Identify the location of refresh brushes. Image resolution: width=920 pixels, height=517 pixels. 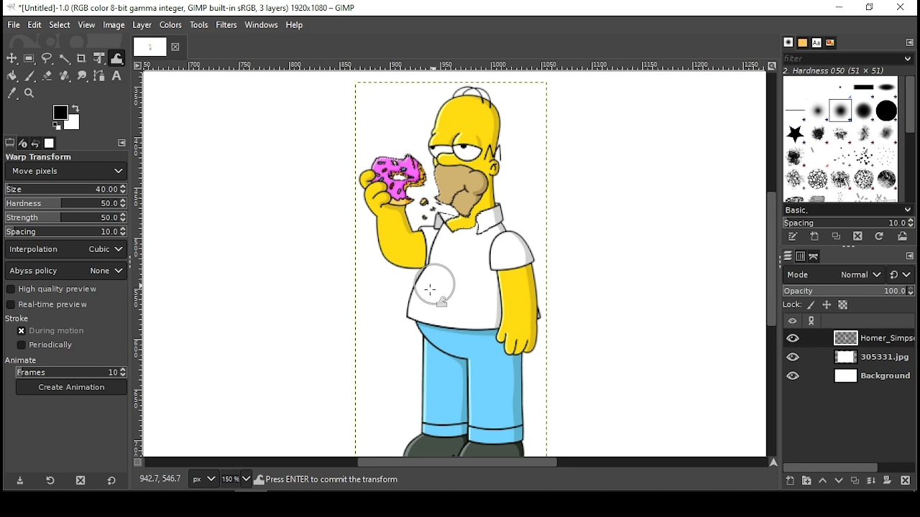
(881, 236).